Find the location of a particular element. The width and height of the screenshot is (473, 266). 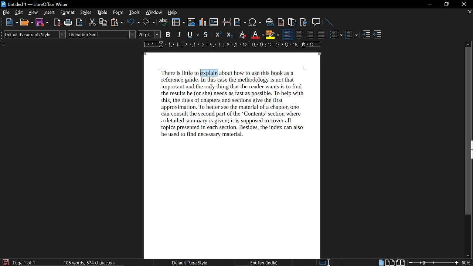

change zoom is located at coordinates (434, 262).